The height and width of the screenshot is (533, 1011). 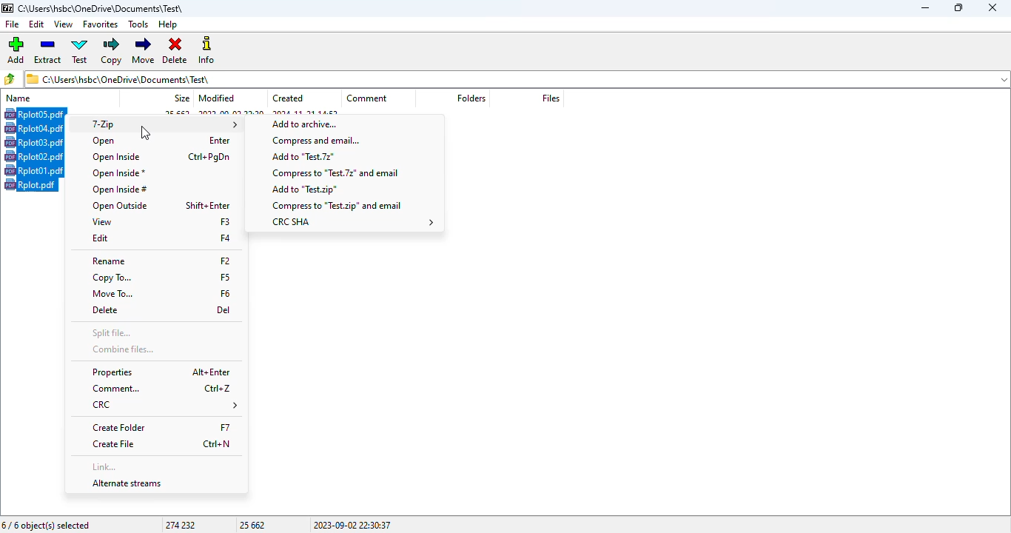 What do you see at coordinates (161, 261) in the screenshot?
I see `rename` at bounding box center [161, 261].